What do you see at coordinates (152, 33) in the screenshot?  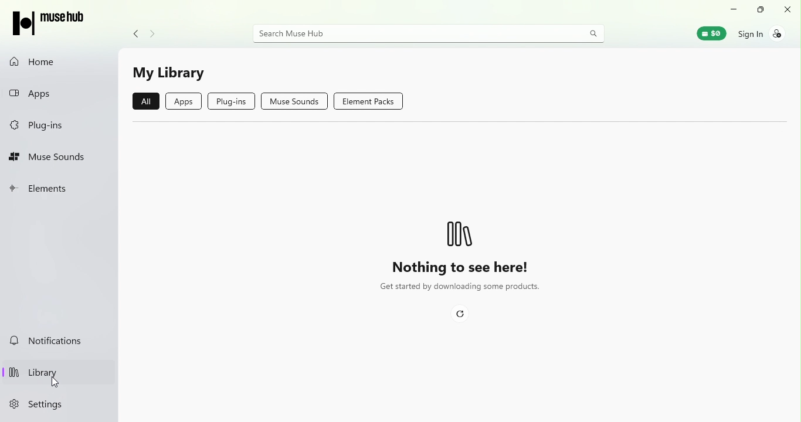 I see `Navigate forward` at bounding box center [152, 33].